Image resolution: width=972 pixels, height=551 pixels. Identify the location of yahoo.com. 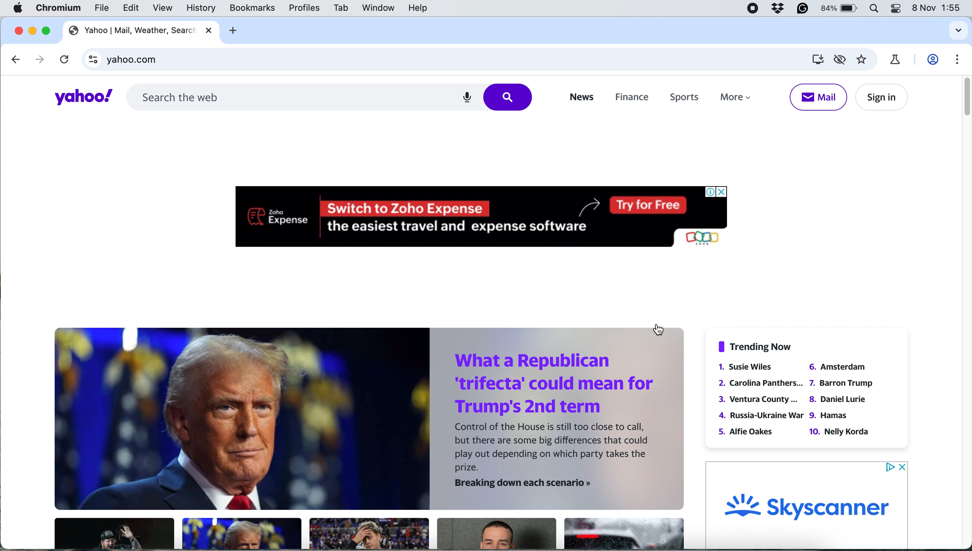
(445, 58).